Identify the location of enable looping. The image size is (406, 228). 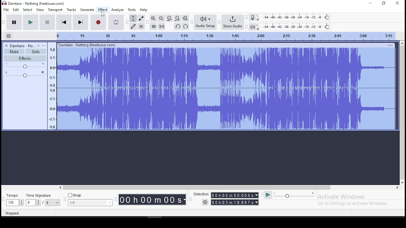
(116, 22).